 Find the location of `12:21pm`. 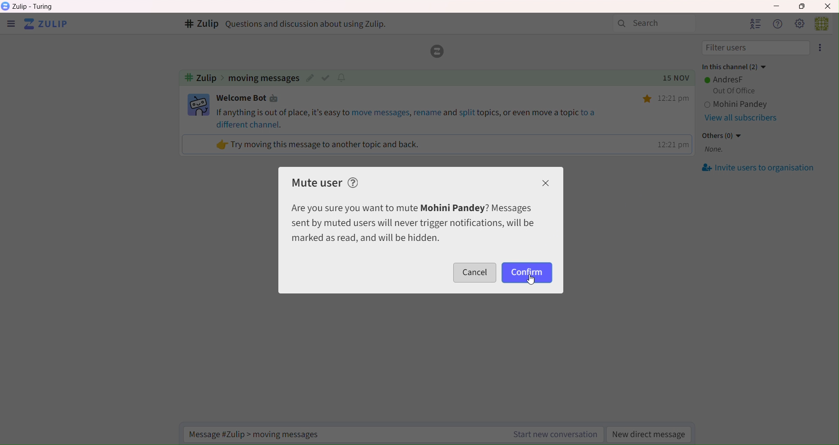

12:21pm is located at coordinates (676, 98).